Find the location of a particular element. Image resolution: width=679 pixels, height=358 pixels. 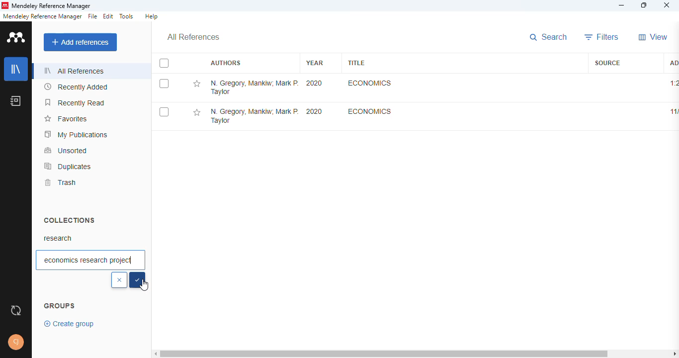

select is located at coordinates (164, 84).